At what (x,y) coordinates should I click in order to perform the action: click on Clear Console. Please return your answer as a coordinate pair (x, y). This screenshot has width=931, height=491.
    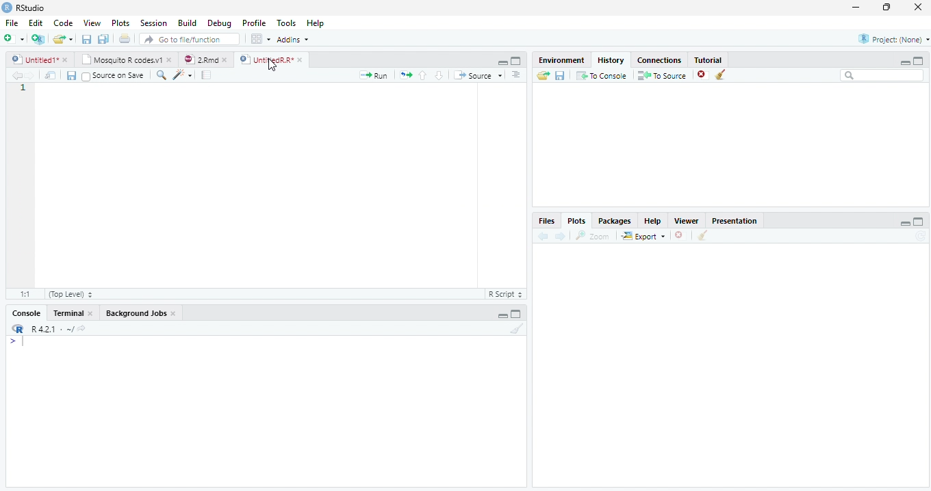
    Looking at the image, I should click on (703, 235).